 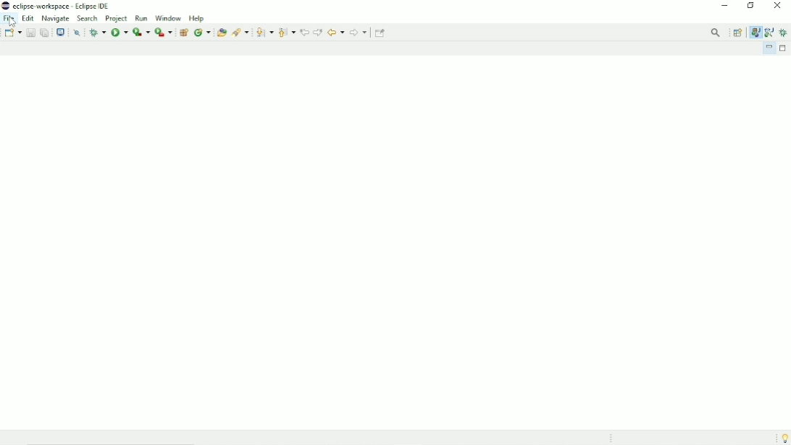 What do you see at coordinates (120, 32) in the screenshot?
I see `Run` at bounding box center [120, 32].